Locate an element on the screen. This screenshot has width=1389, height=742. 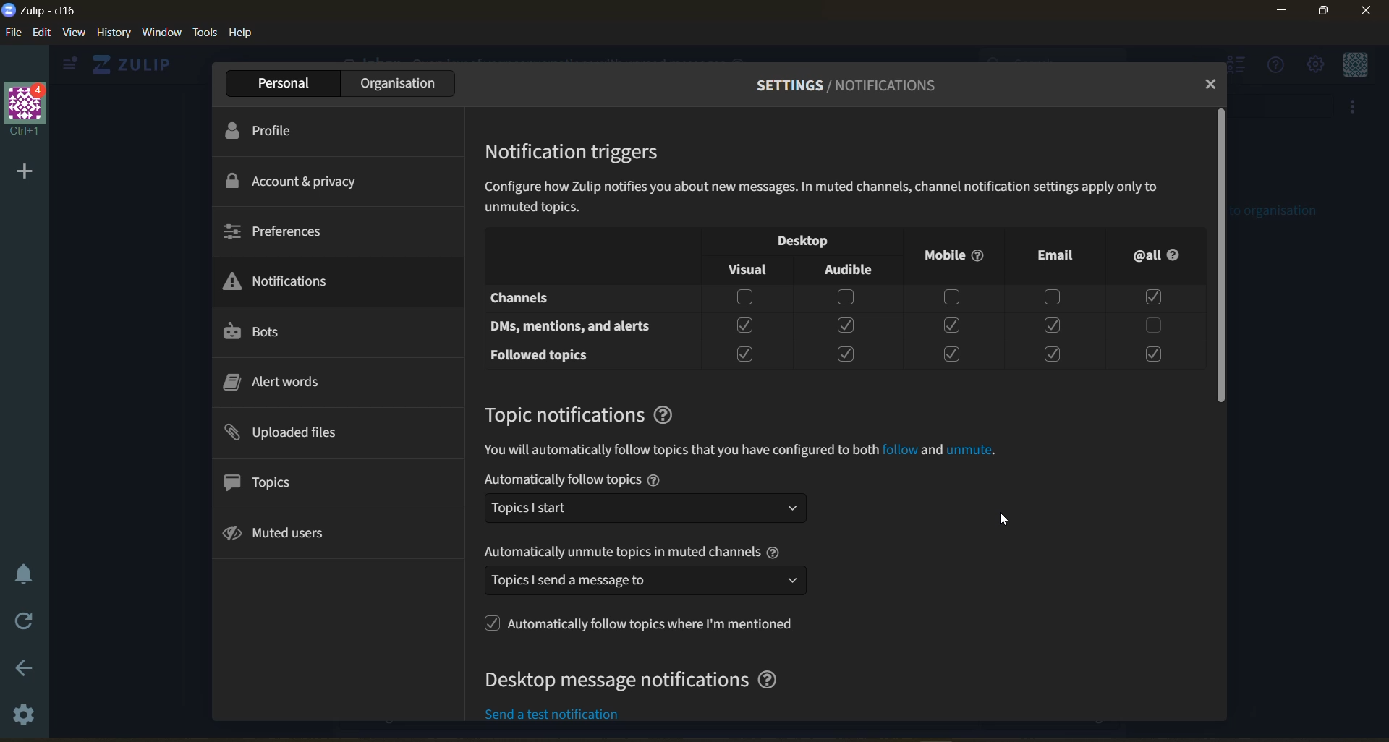
Minimize is located at coordinates (1282, 12).